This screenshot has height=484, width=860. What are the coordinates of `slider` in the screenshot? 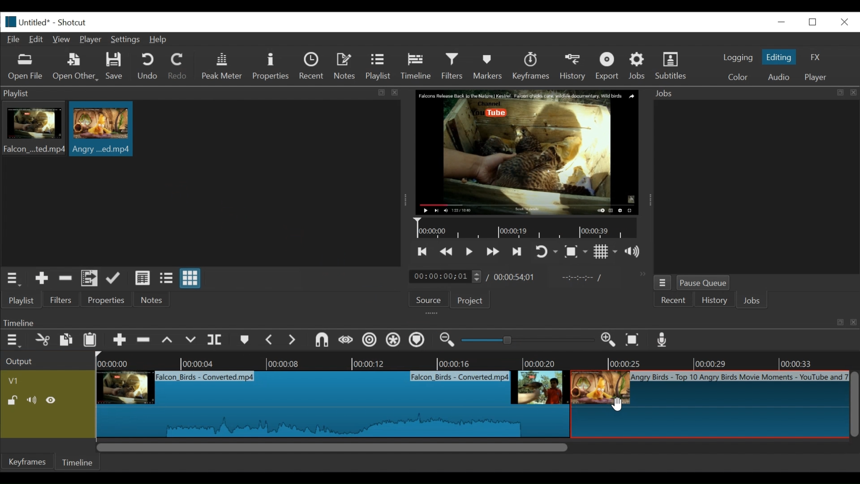 It's located at (525, 341).